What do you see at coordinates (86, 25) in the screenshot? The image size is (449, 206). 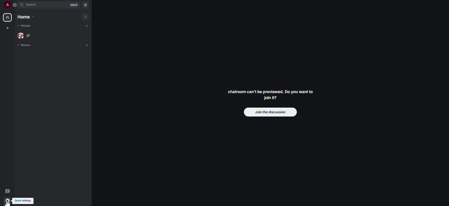 I see `add` at bounding box center [86, 25].